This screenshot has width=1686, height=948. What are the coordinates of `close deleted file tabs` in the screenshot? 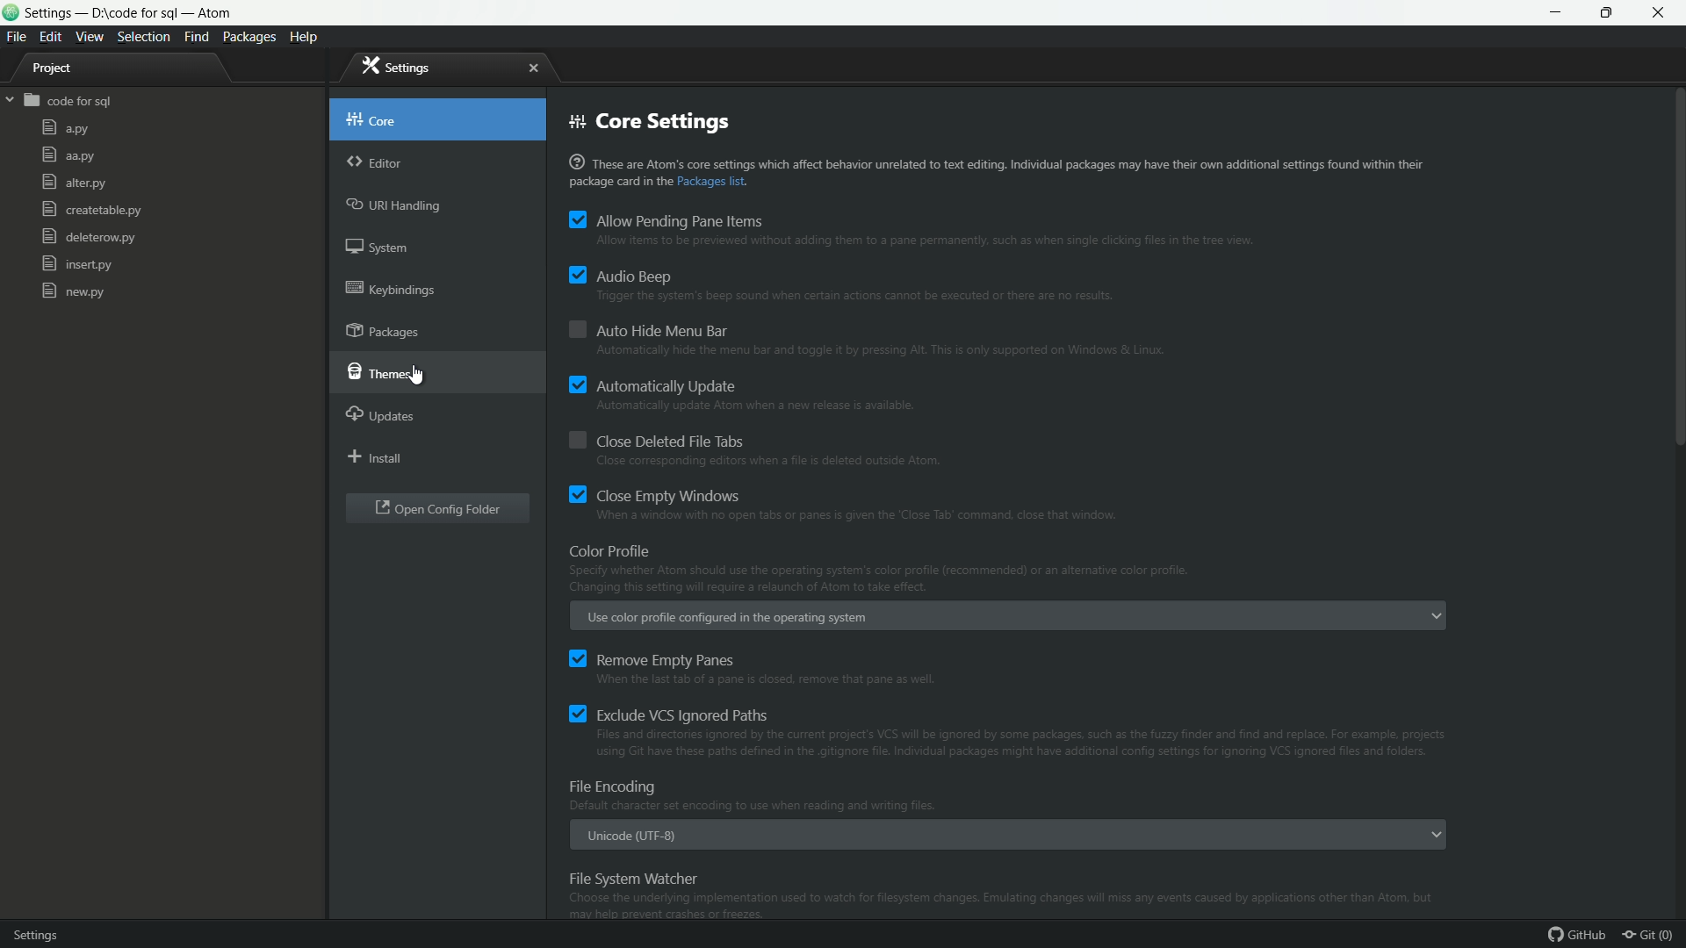 It's located at (654, 442).